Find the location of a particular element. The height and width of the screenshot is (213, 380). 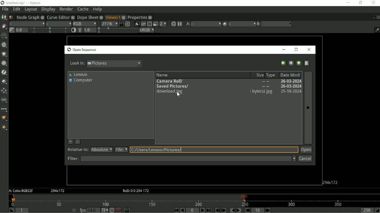

Operation applied between A and B is located at coordinates (225, 24).